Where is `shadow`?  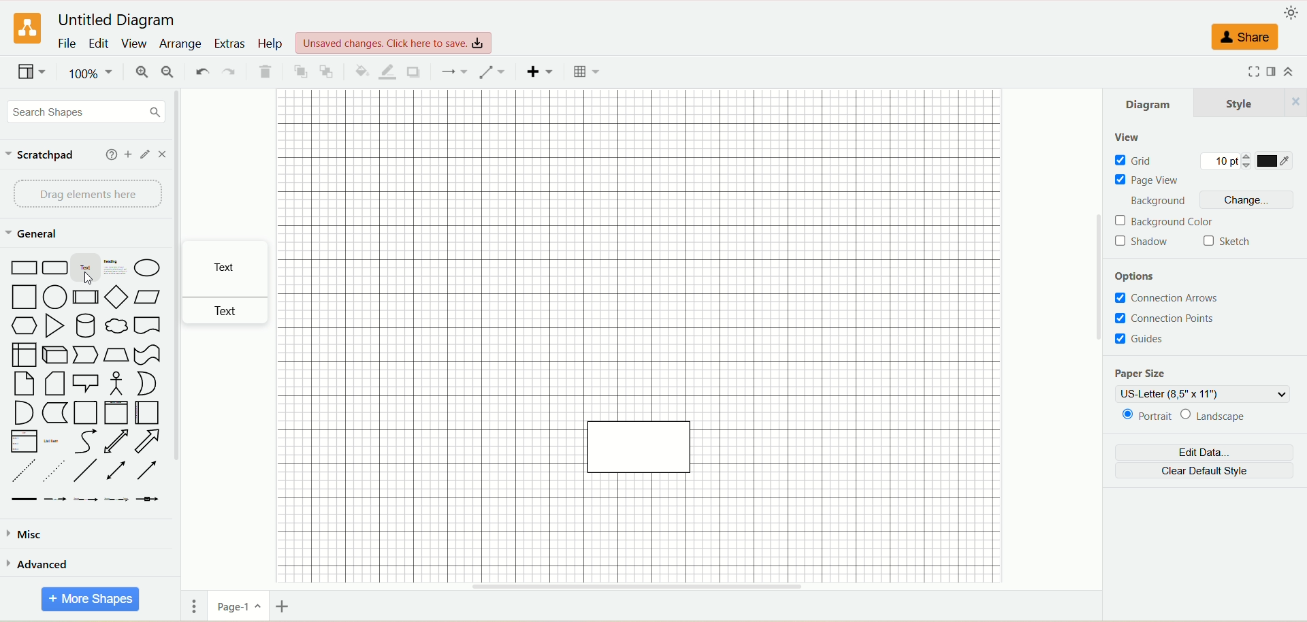 shadow is located at coordinates (1147, 242).